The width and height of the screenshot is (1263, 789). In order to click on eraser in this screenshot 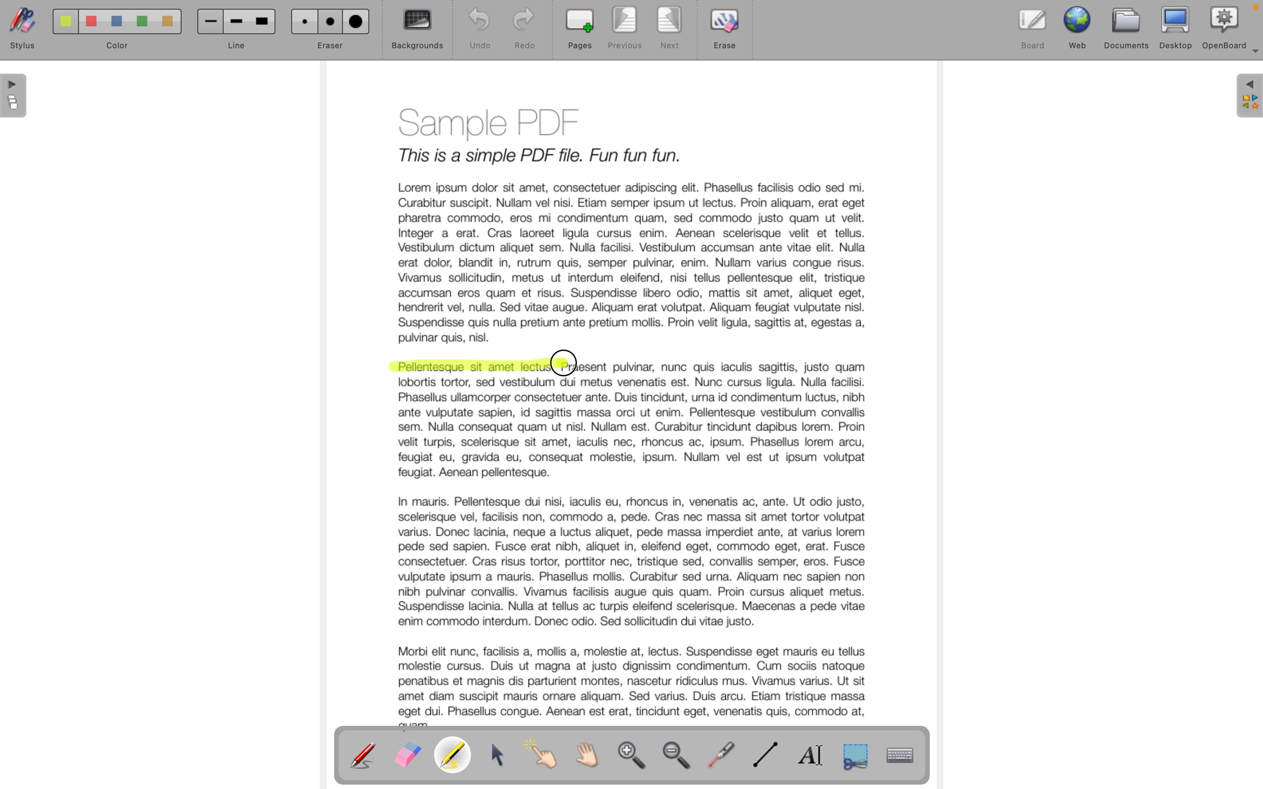, I will do `click(407, 756)`.